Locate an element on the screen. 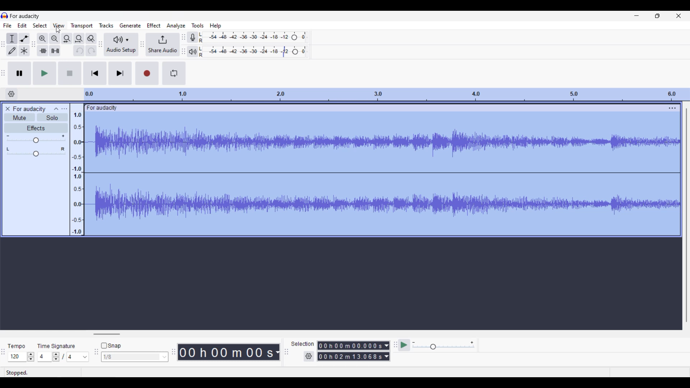 This screenshot has height=388, width=690. Project name is located at coordinates (29, 109).